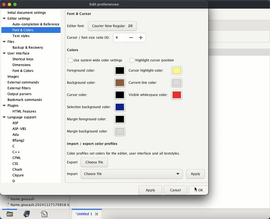 The image size is (270, 219). What do you see at coordinates (105, 4) in the screenshot?
I see `edit preferences` at bounding box center [105, 4].